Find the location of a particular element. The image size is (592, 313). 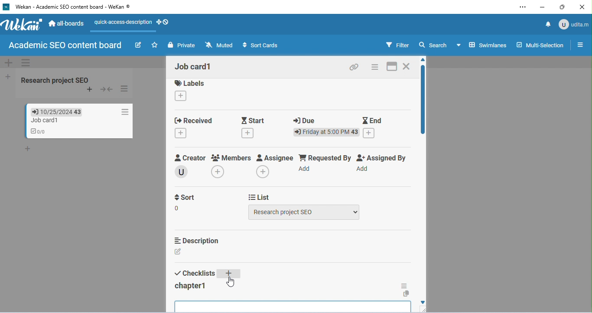

collapse is located at coordinates (107, 89).